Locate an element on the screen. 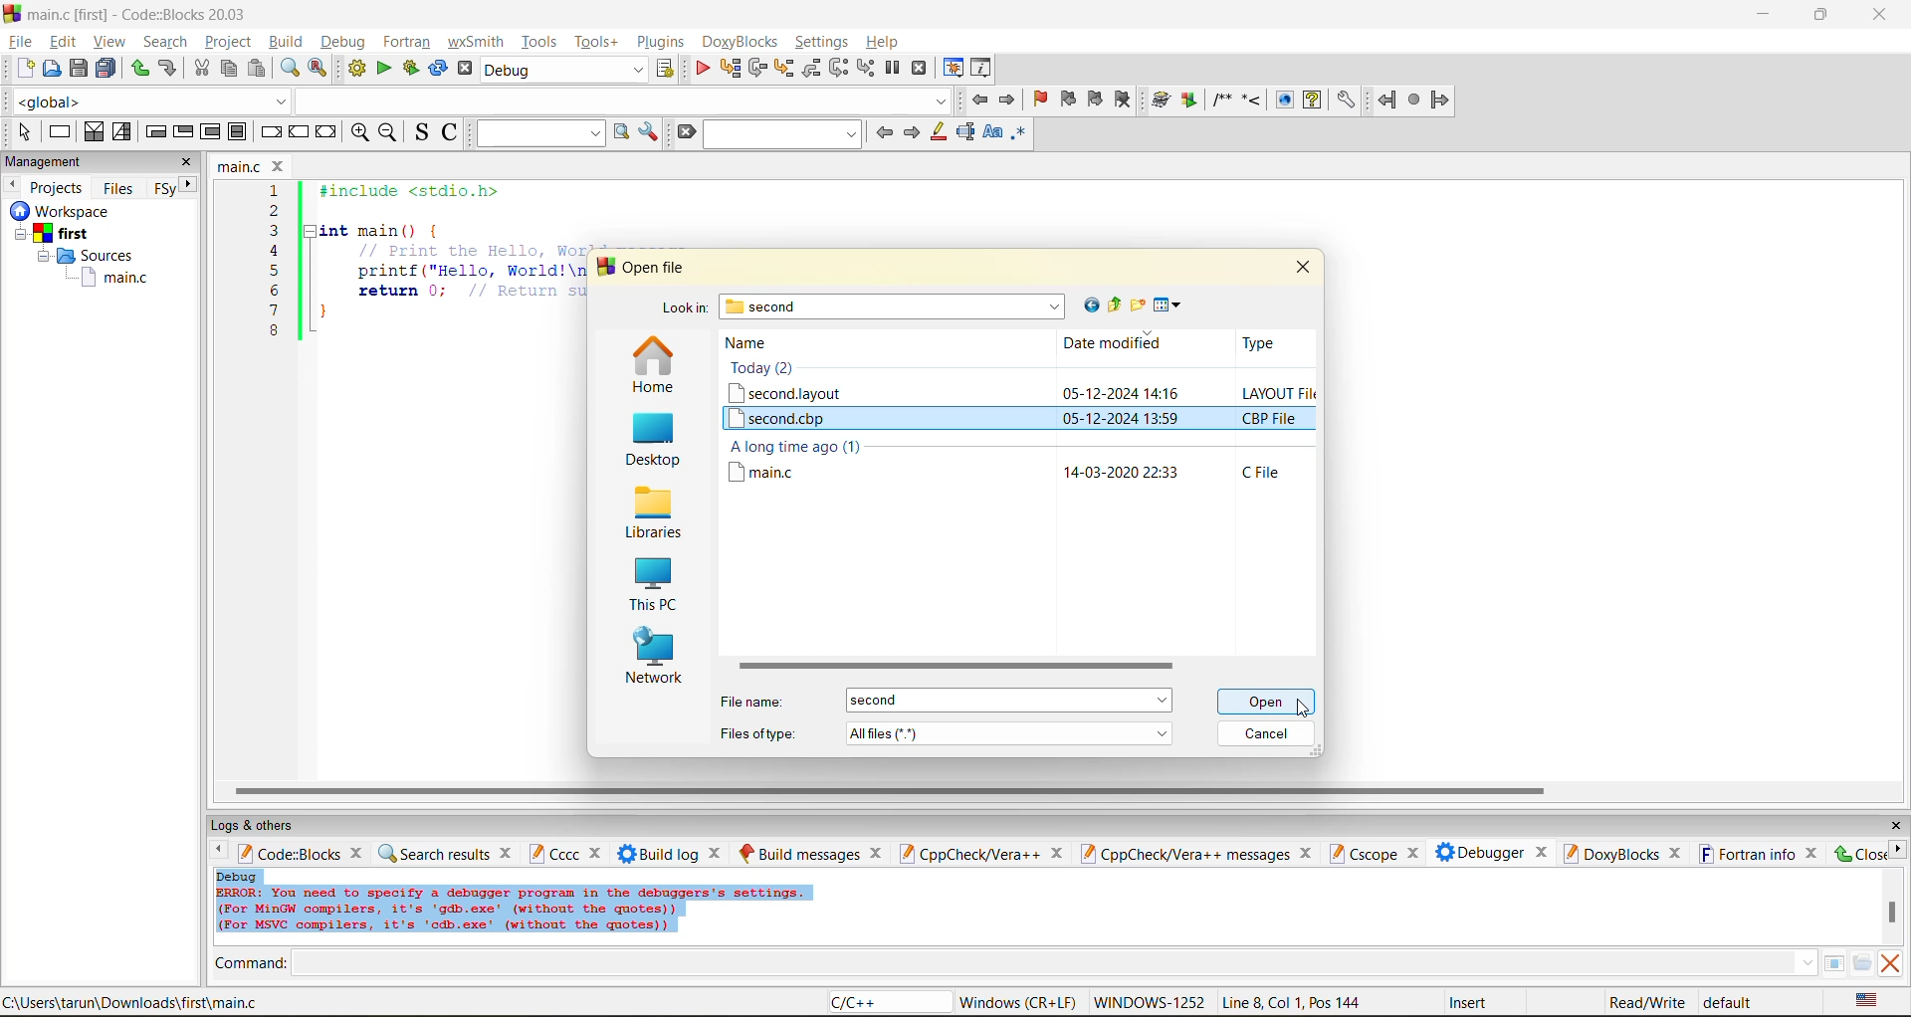  language is located at coordinates (887, 1003).